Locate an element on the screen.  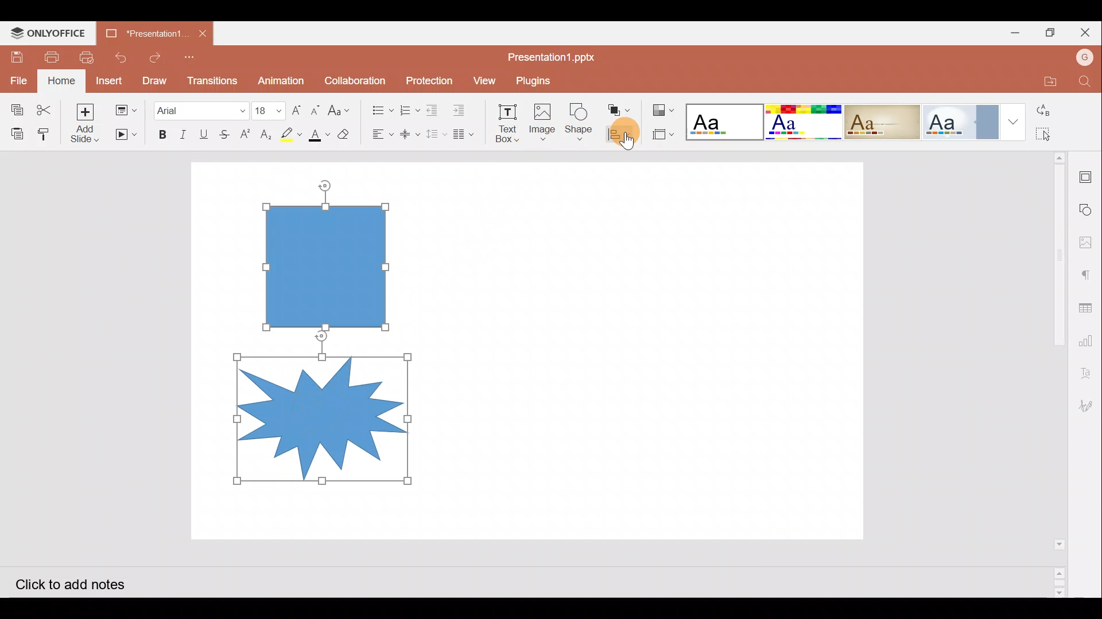
Click to add notes is located at coordinates (80, 583).